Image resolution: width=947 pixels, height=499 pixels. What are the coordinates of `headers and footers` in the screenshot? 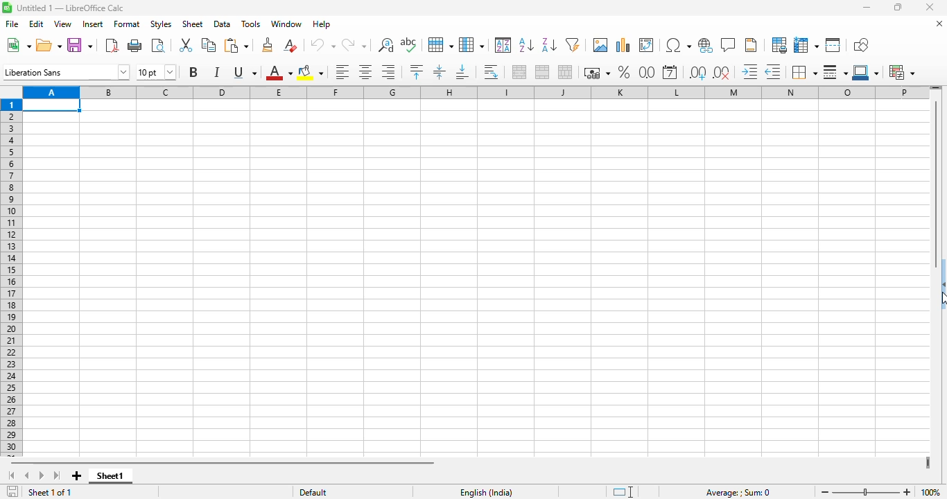 It's located at (751, 45).